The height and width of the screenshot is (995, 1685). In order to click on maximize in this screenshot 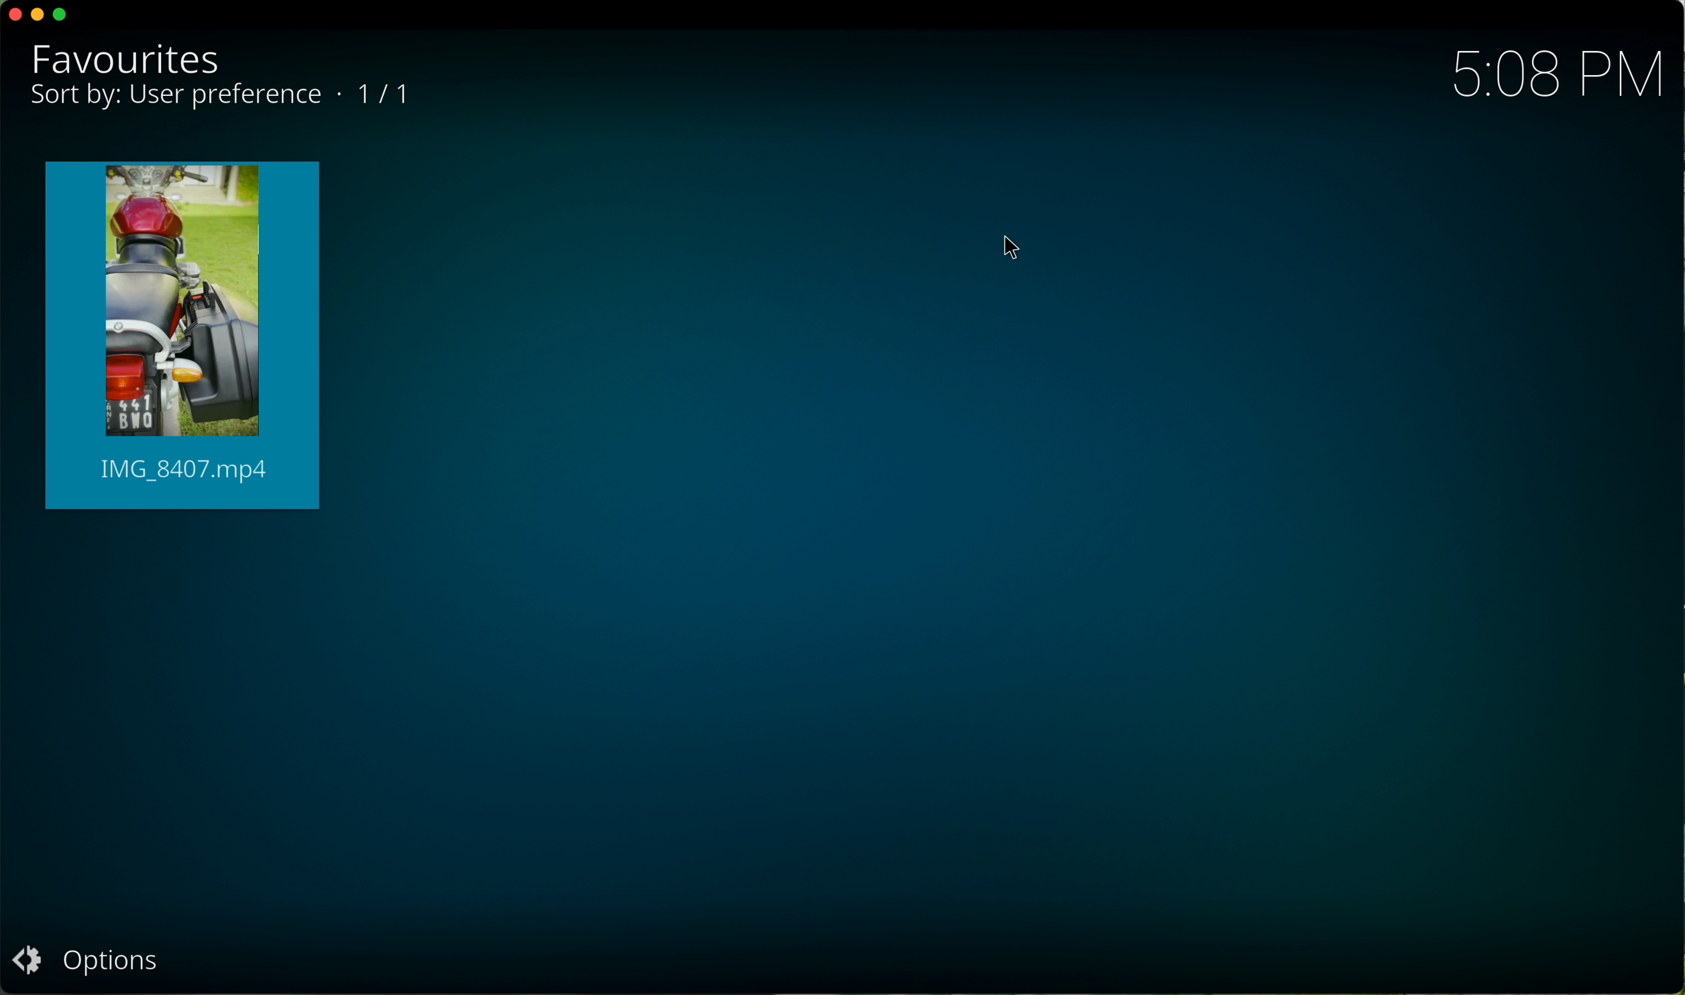, I will do `click(62, 15)`.